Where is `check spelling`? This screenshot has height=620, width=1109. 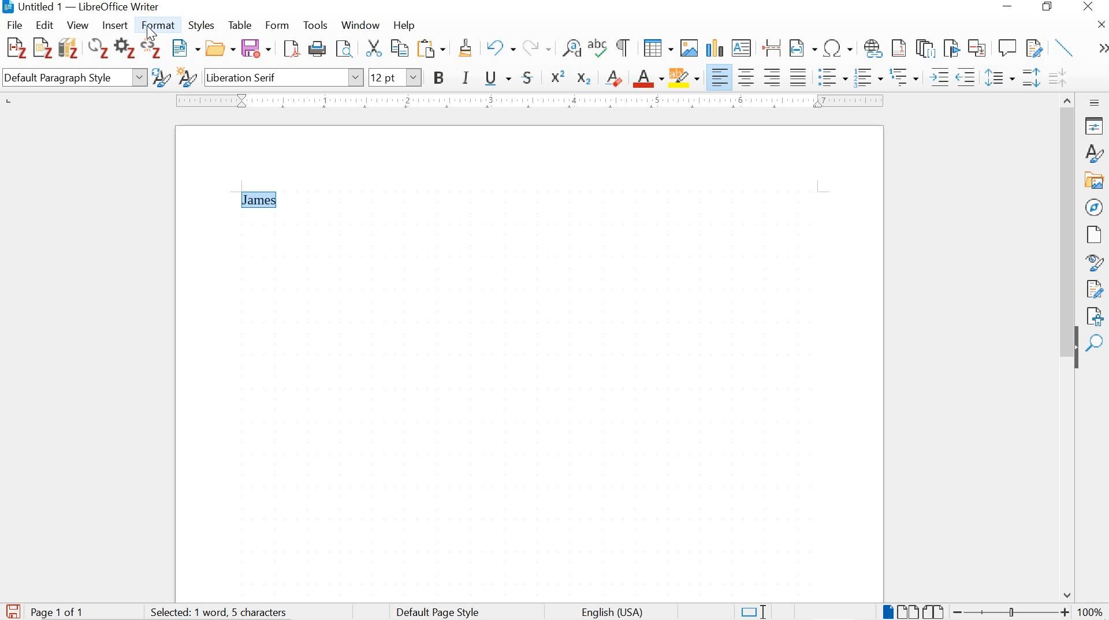 check spelling is located at coordinates (598, 50).